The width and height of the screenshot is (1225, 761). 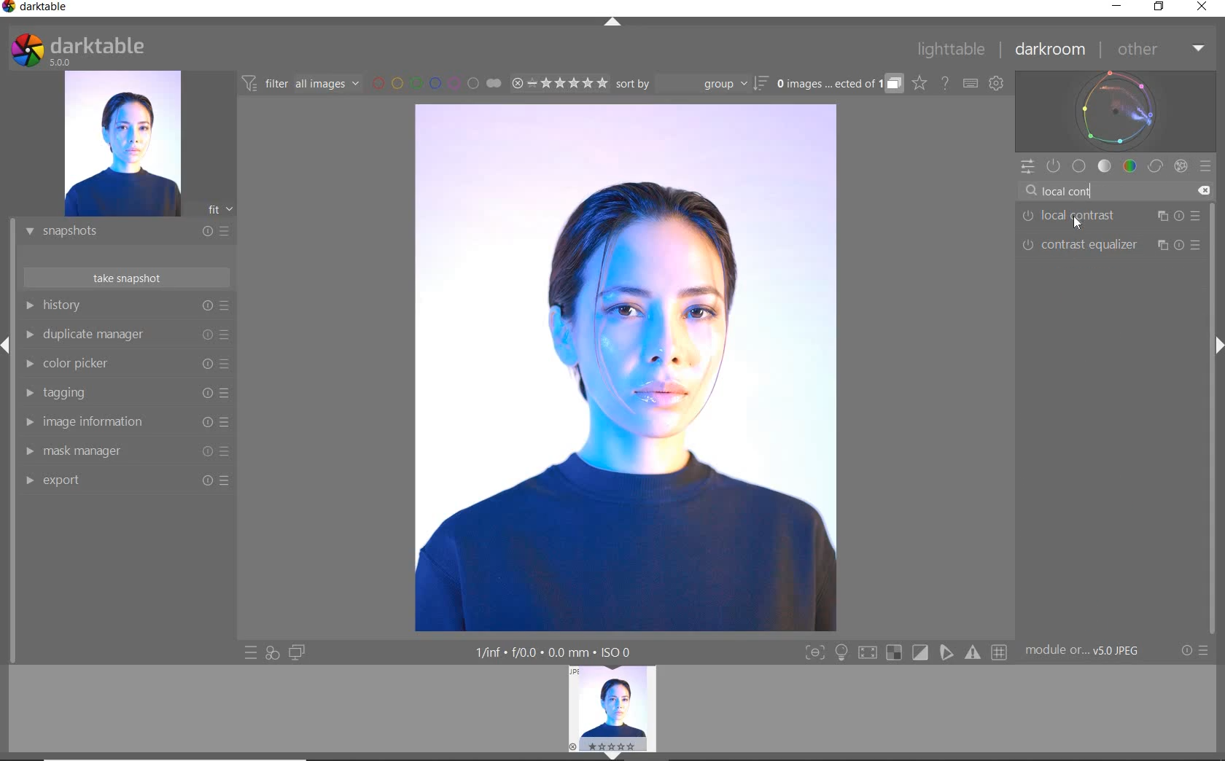 What do you see at coordinates (814, 654) in the screenshot?
I see `Button` at bounding box center [814, 654].